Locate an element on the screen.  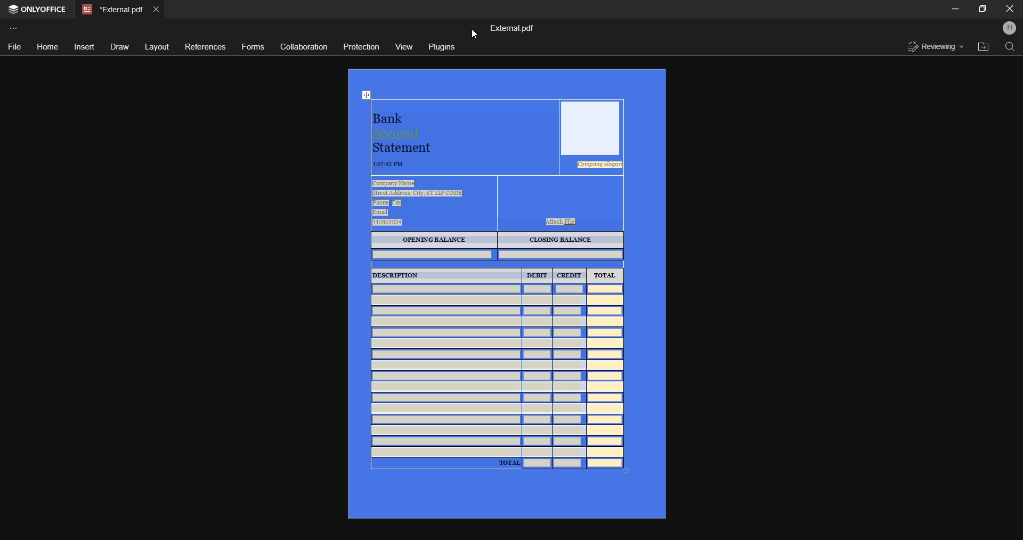
Draw is located at coordinates (118, 47).